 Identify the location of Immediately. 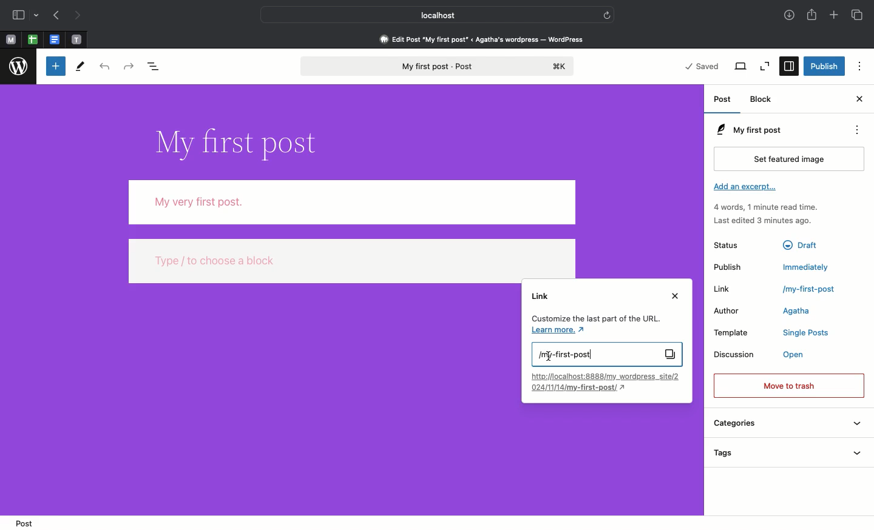
(807, 266).